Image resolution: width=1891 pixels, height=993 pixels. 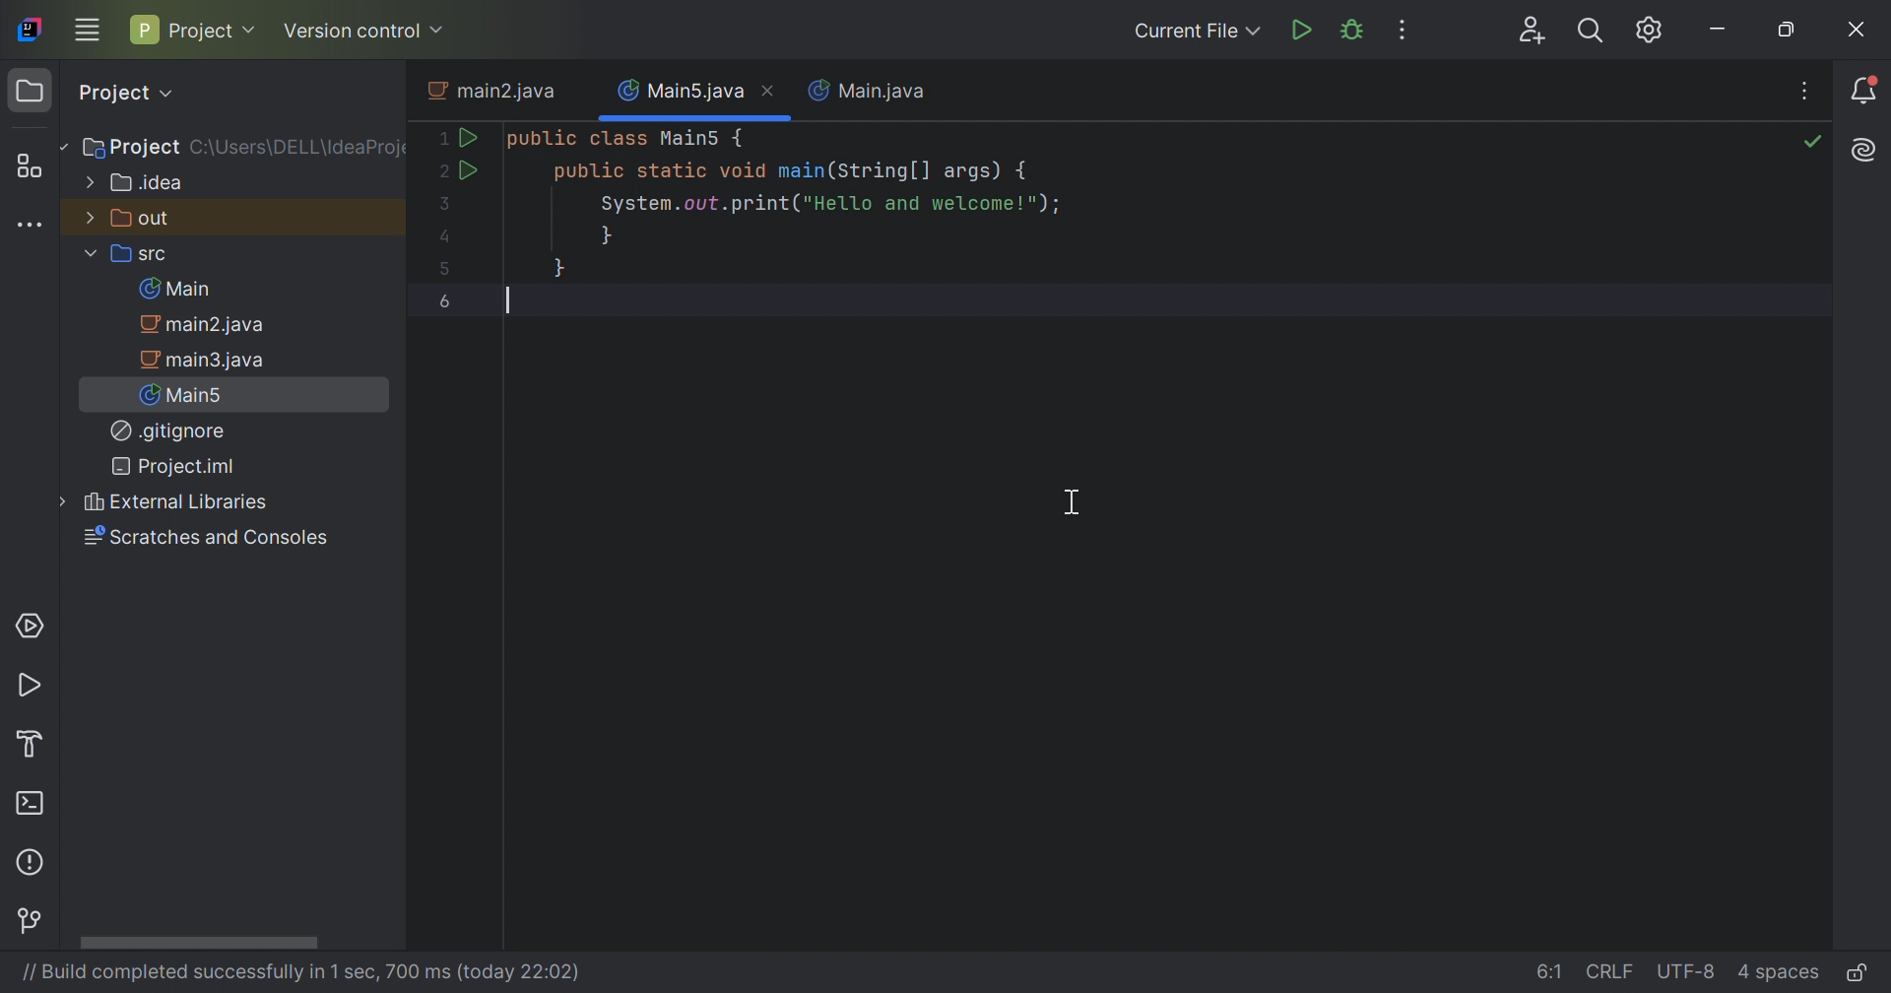 What do you see at coordinates (1304, 30) in the screenshot?
I see `Run` at bounding box center [1304, 30].